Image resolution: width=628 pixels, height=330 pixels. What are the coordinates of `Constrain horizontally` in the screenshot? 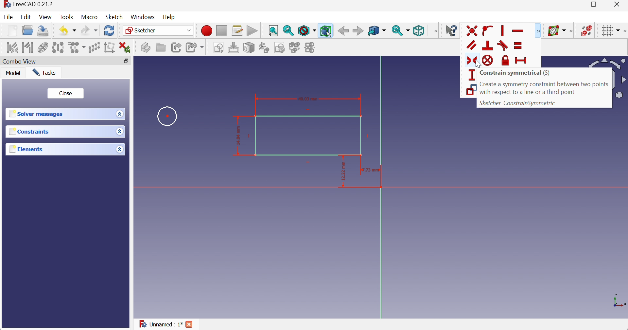 It's located at (519, 31).